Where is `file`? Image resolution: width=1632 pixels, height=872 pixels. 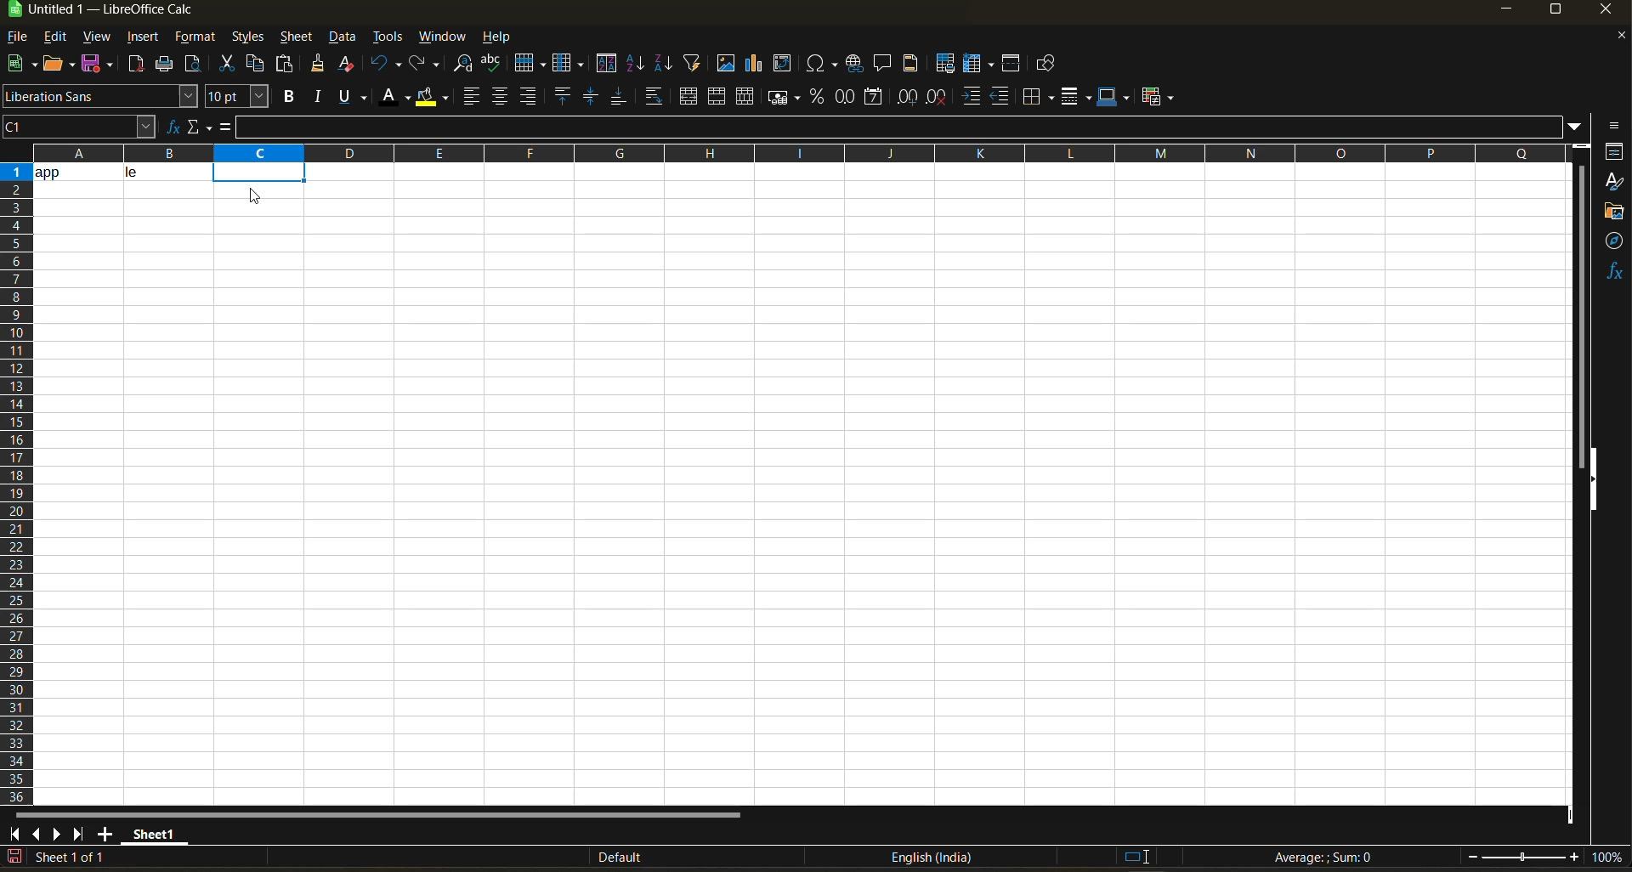
file is located at coordinates (23, 38).